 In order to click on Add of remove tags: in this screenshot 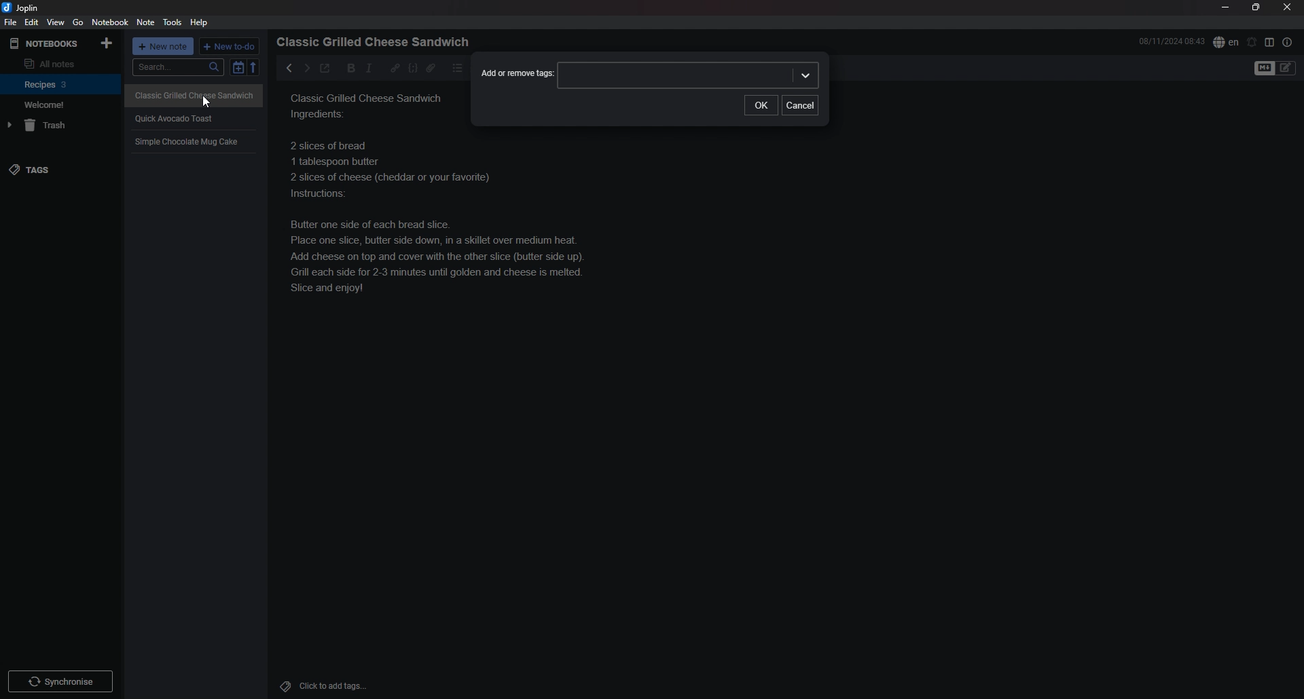, I will do `click(516, 75)`.